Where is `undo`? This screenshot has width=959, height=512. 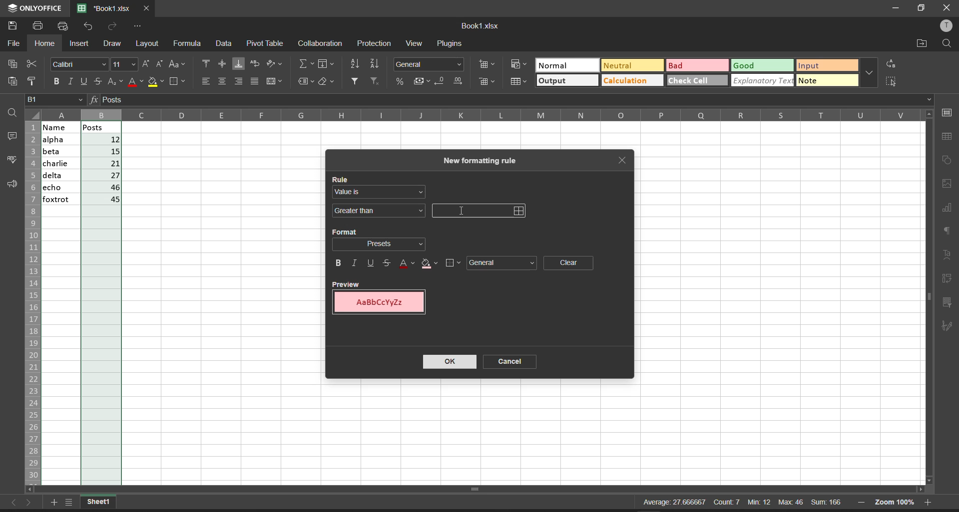 undo is located at coordinates (89, 26).